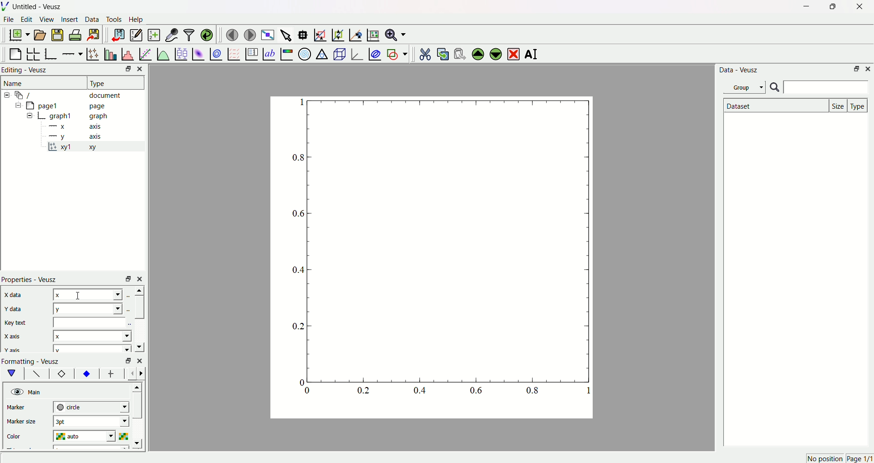 The image size is (874, 463). Describe the element at coordinates (215, 54) in the screenshot. I see `plot 2d datasets as contours` at that location.